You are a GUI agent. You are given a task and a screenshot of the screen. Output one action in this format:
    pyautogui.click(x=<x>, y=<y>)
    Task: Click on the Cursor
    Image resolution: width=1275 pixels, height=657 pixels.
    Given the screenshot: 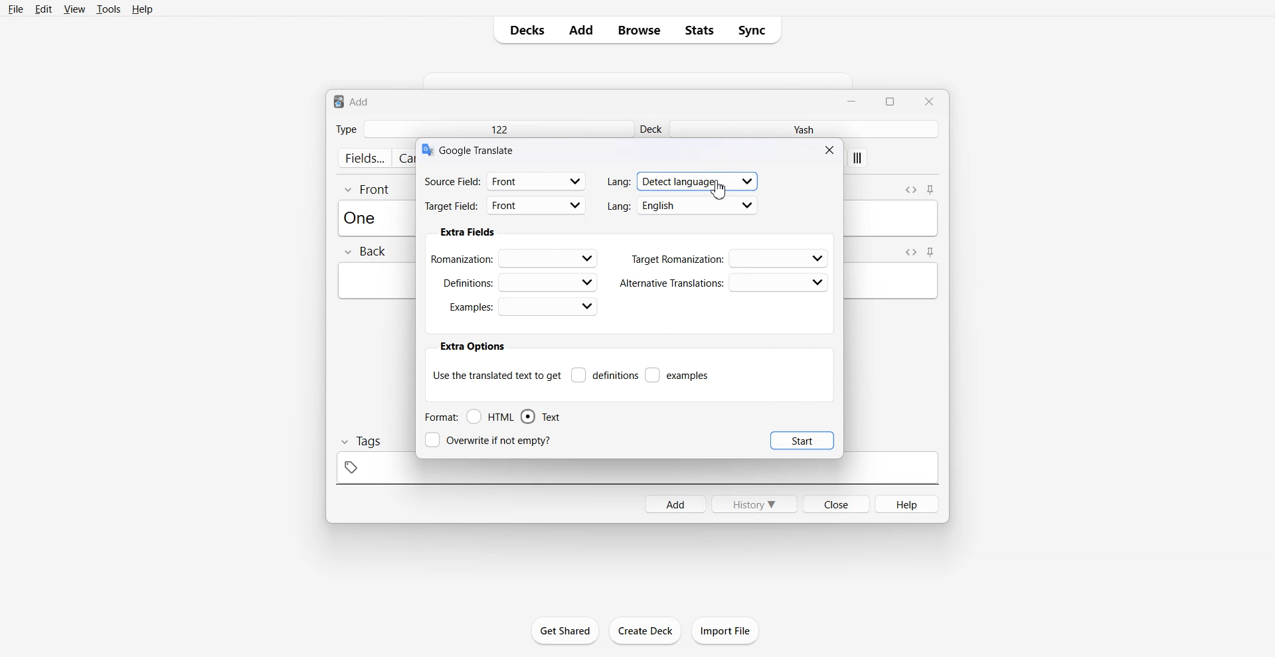 What is the action you would take?
    pyautogui.click(x=719, y=189)
    